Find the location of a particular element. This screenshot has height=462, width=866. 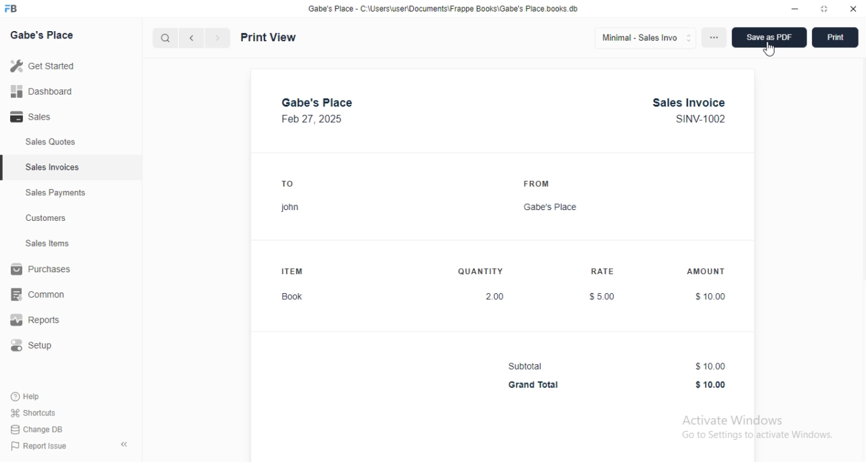

SINV-1002 is located at coordinates (700, 119).